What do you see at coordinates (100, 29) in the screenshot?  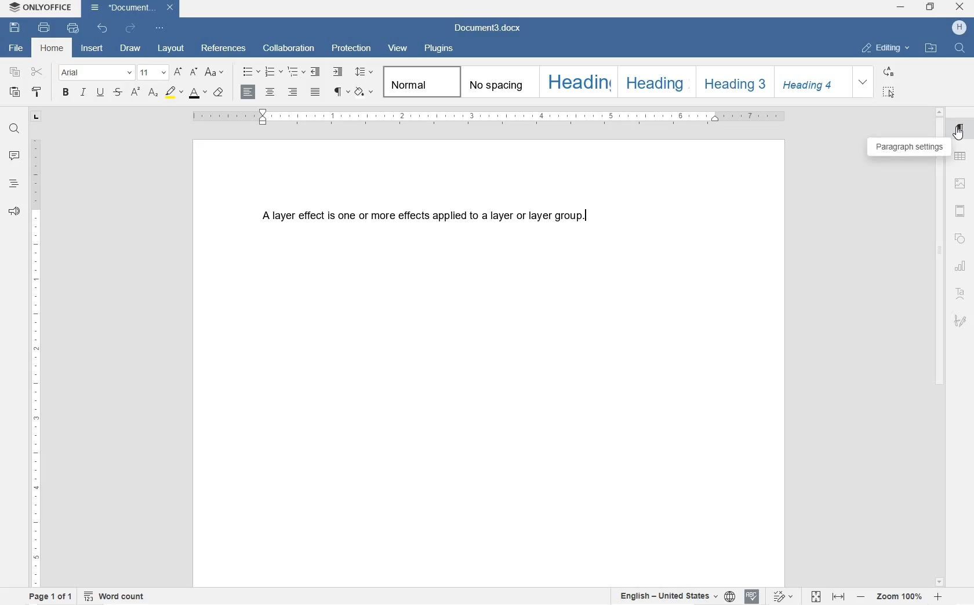 I see `UNDO` at bounding box center [100, 29].